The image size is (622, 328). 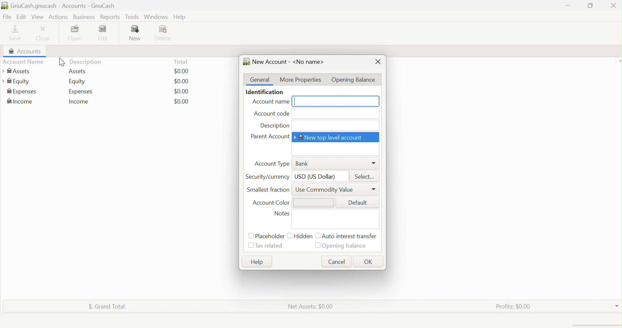 What do you see at coordinates (569, 5) in the screenshot?
I see `Minimize` at bounding box center [569, 5].